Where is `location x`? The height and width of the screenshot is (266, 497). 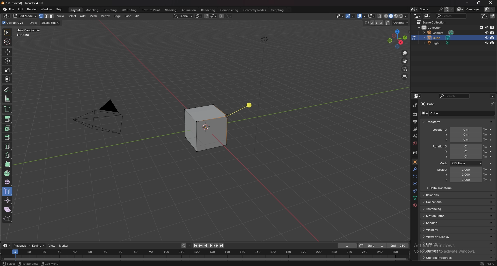 location x is located at coordinates (455, 130).